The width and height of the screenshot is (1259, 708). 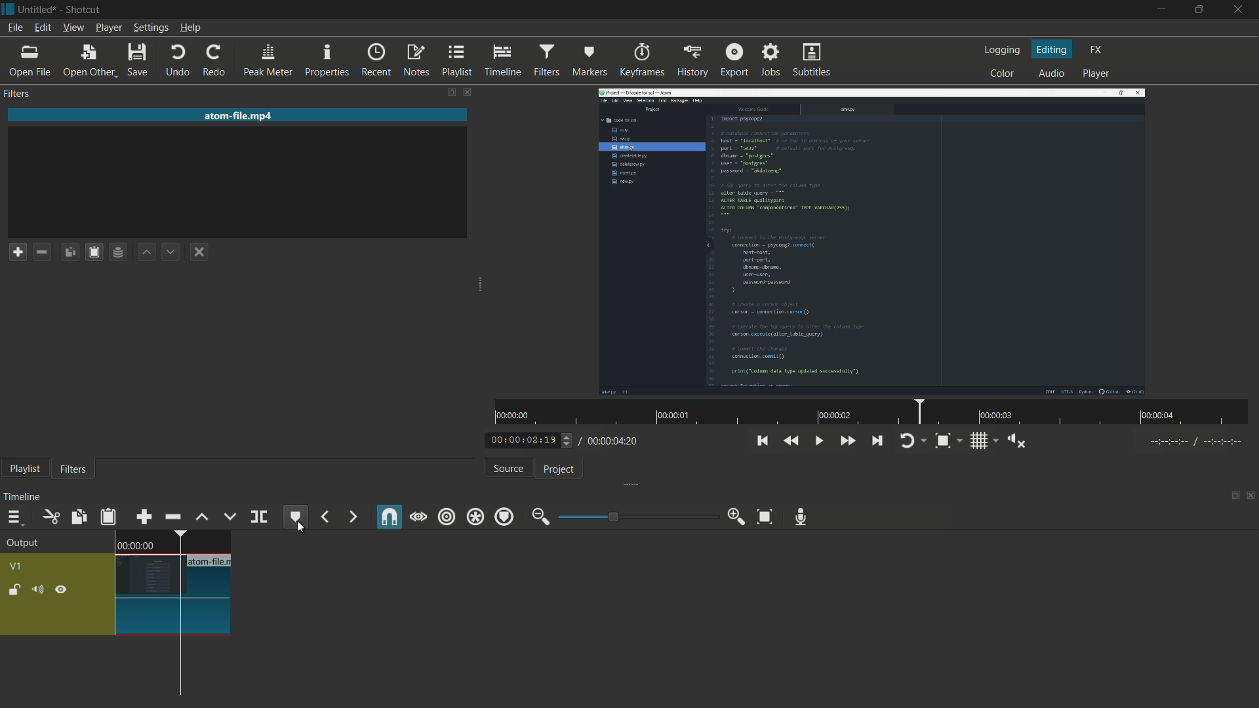 I want to click on filters, so click(x=18, y=93).